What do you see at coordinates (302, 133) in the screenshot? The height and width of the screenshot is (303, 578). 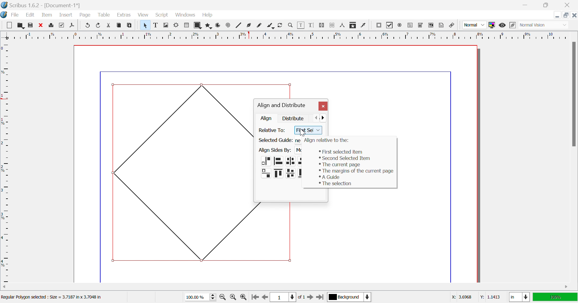 I see `cursor` at bounding box center [302, 133].